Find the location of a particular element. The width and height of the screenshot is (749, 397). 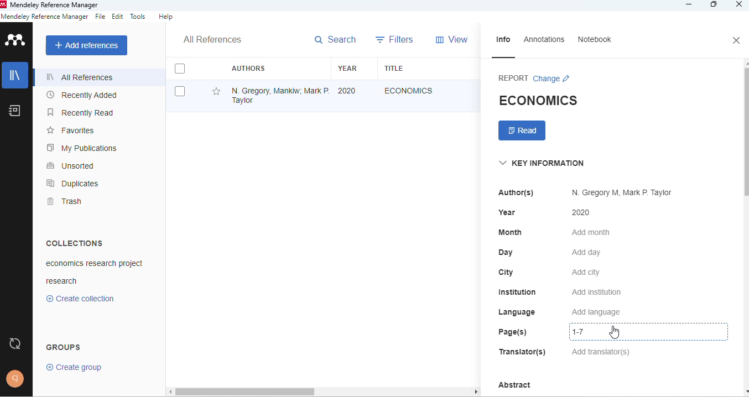

minimize is located at coordinates (690, 5).